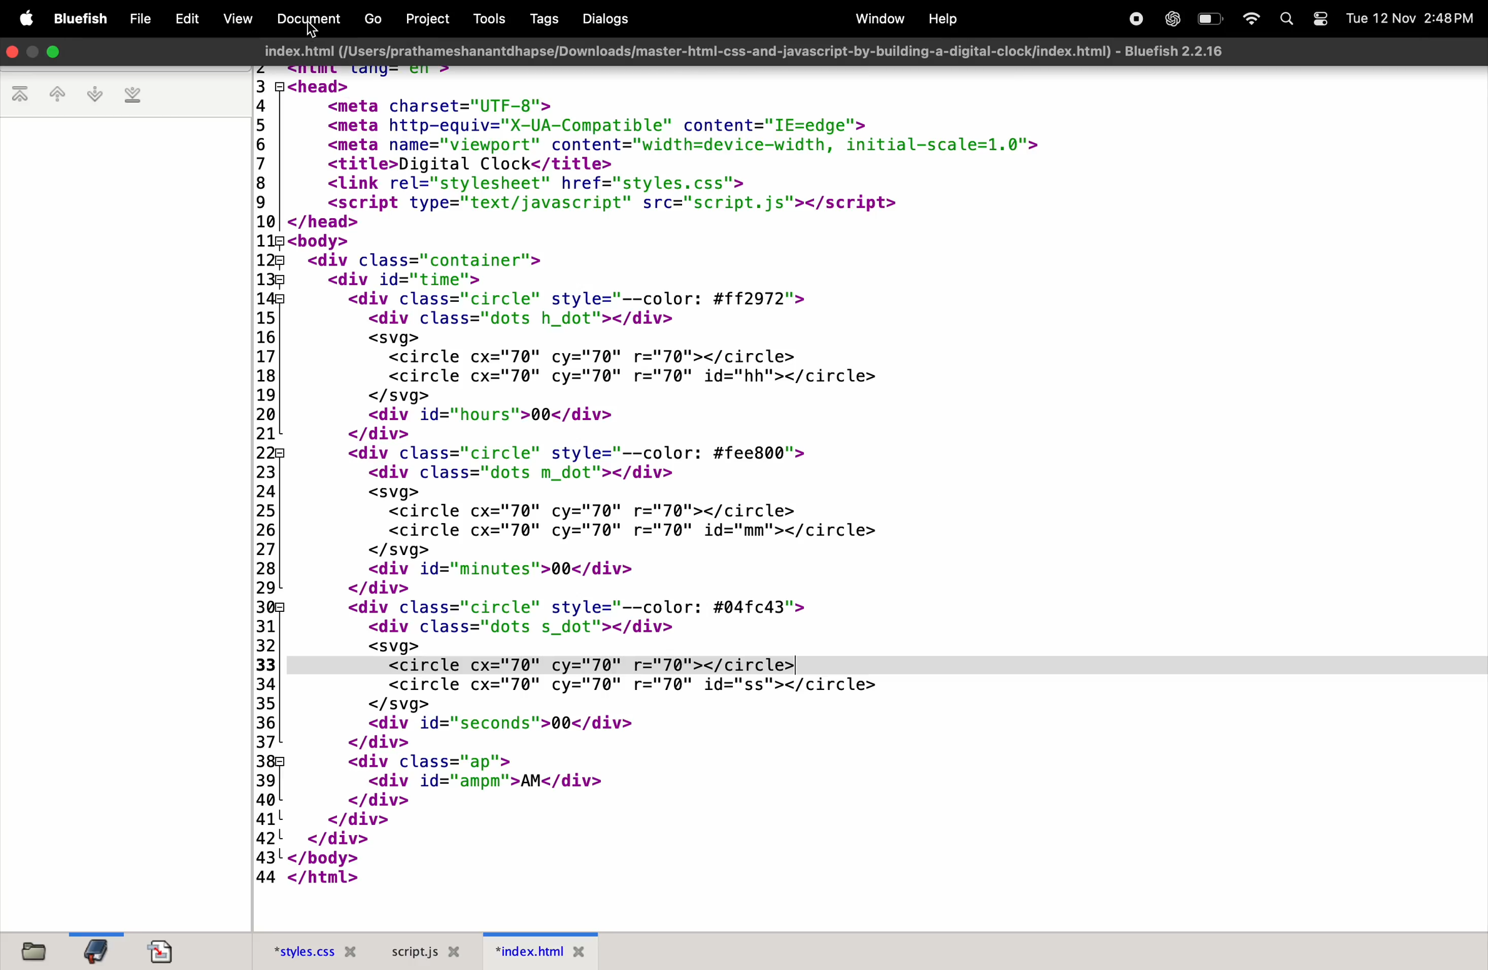 The height and width of the screenshot is (970, 1488). Describe the element at coordinates (875, 19) in the screenshot. I see `window` at that location.